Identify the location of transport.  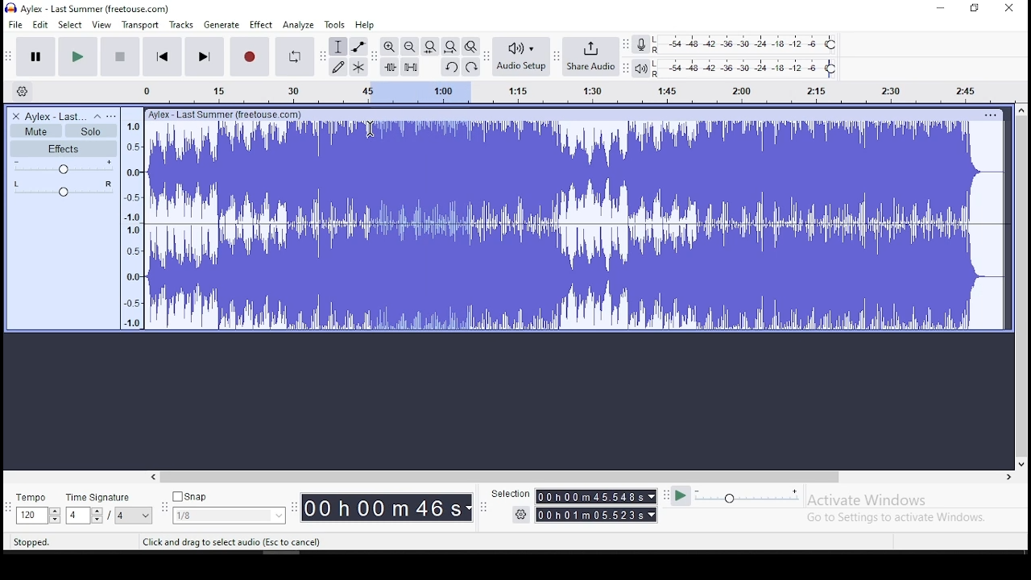
(139, 24).